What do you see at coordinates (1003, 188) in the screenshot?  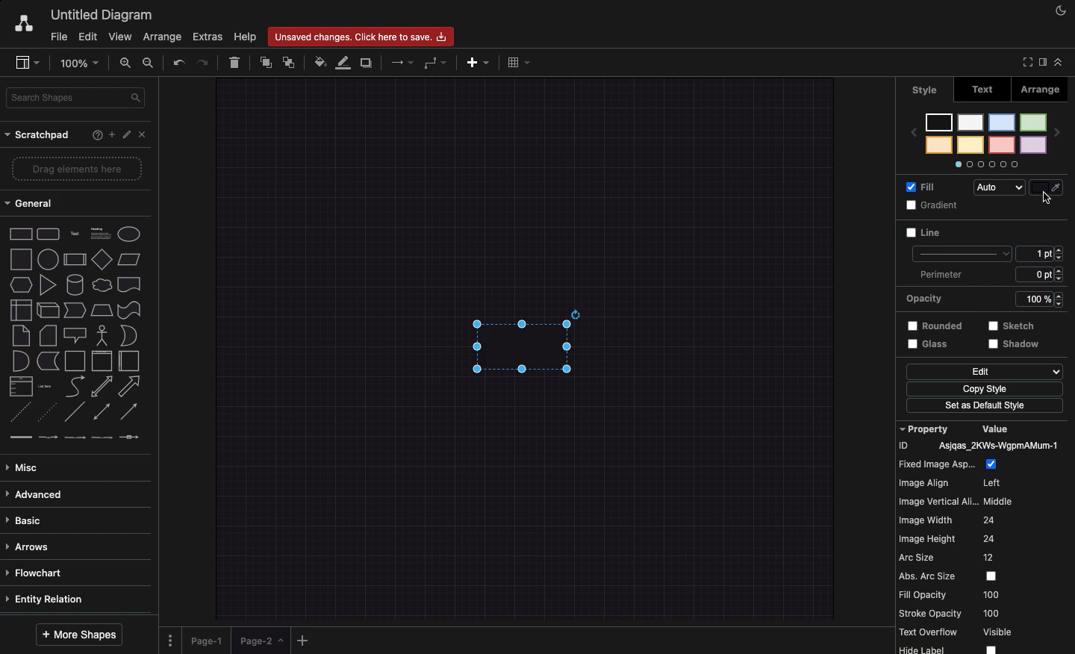 I see `Auto` at bounding box center [1003, 188].